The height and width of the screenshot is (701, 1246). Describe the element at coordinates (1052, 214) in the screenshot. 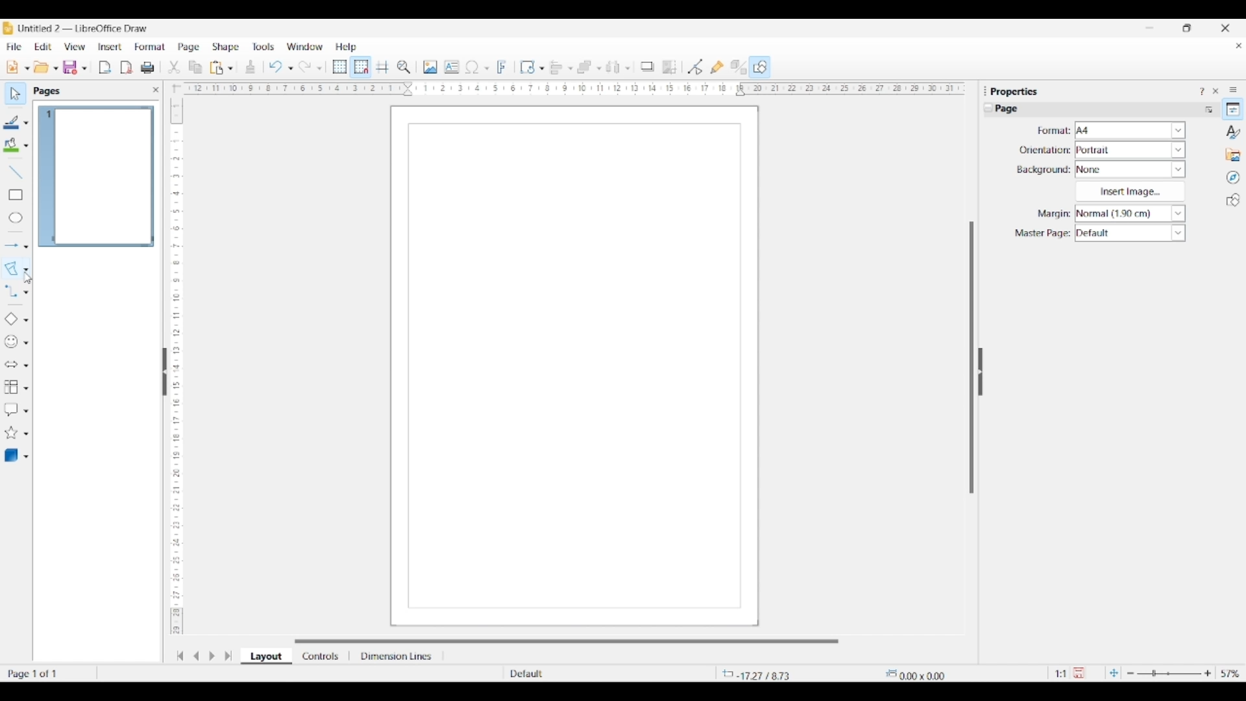

I see `Indicates margin settings` at that location.